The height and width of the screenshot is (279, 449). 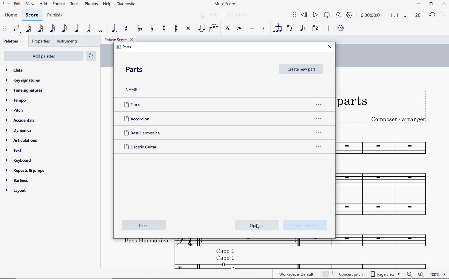 I want to click on file, so click(x=5, y=4).